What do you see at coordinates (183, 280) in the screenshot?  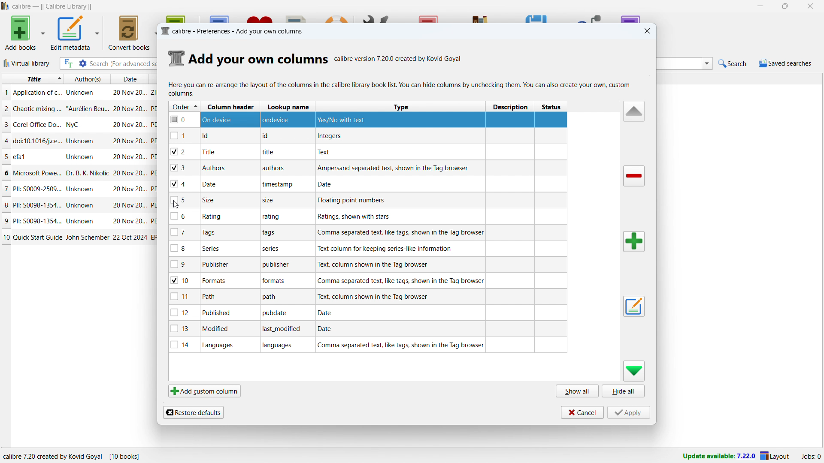 I see `10` at bounding box center [183, 280].